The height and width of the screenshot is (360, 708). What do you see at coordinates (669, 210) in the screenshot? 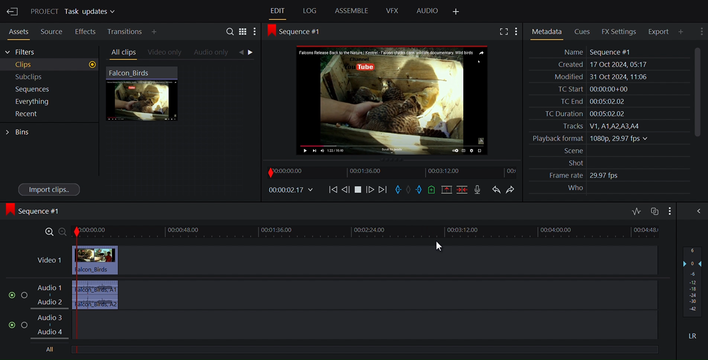
I see `Show settings menu` at bounding box center [669, 210].